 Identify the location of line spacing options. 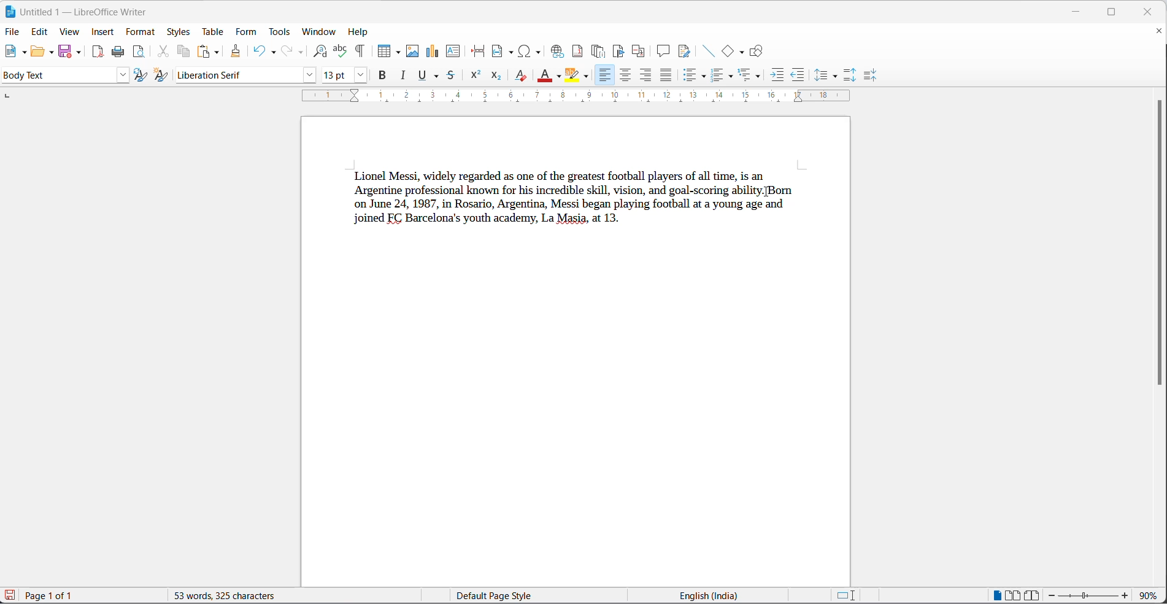
(837, 75).